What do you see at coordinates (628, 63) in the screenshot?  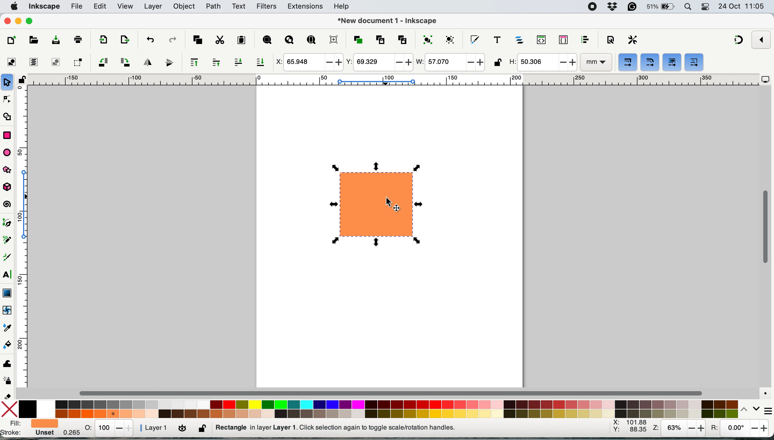 I see `when scaling objects scale the stroke width by same proportion` at bounding box center [628, 63].